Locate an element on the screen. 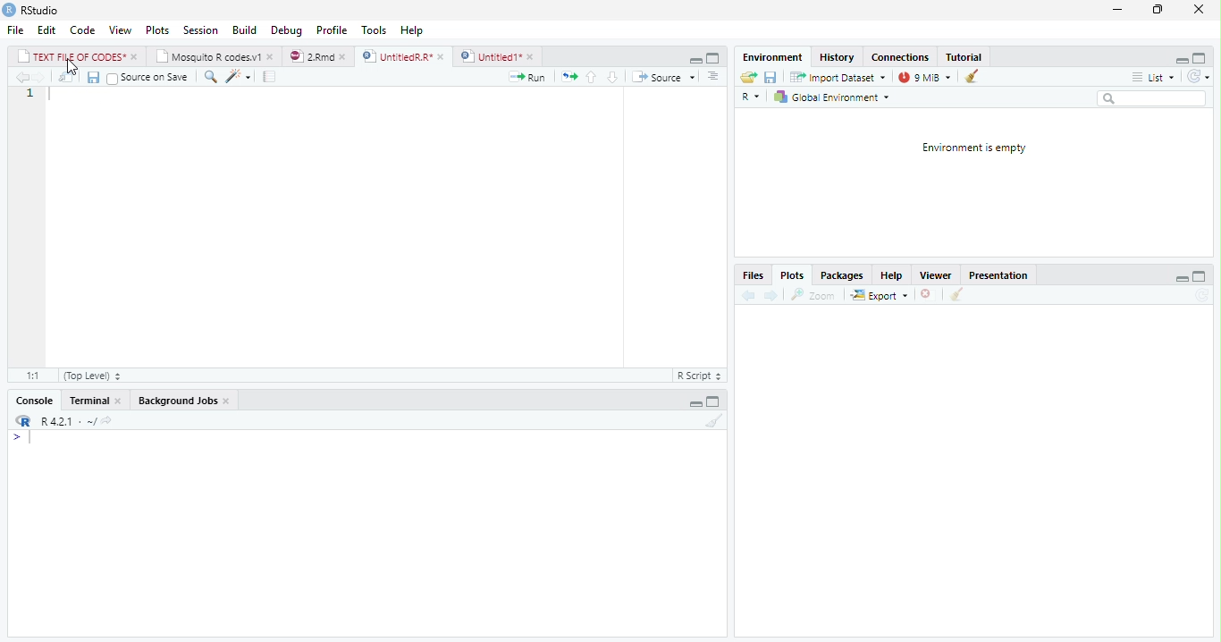  clear history is located at coordinates (975, 77).